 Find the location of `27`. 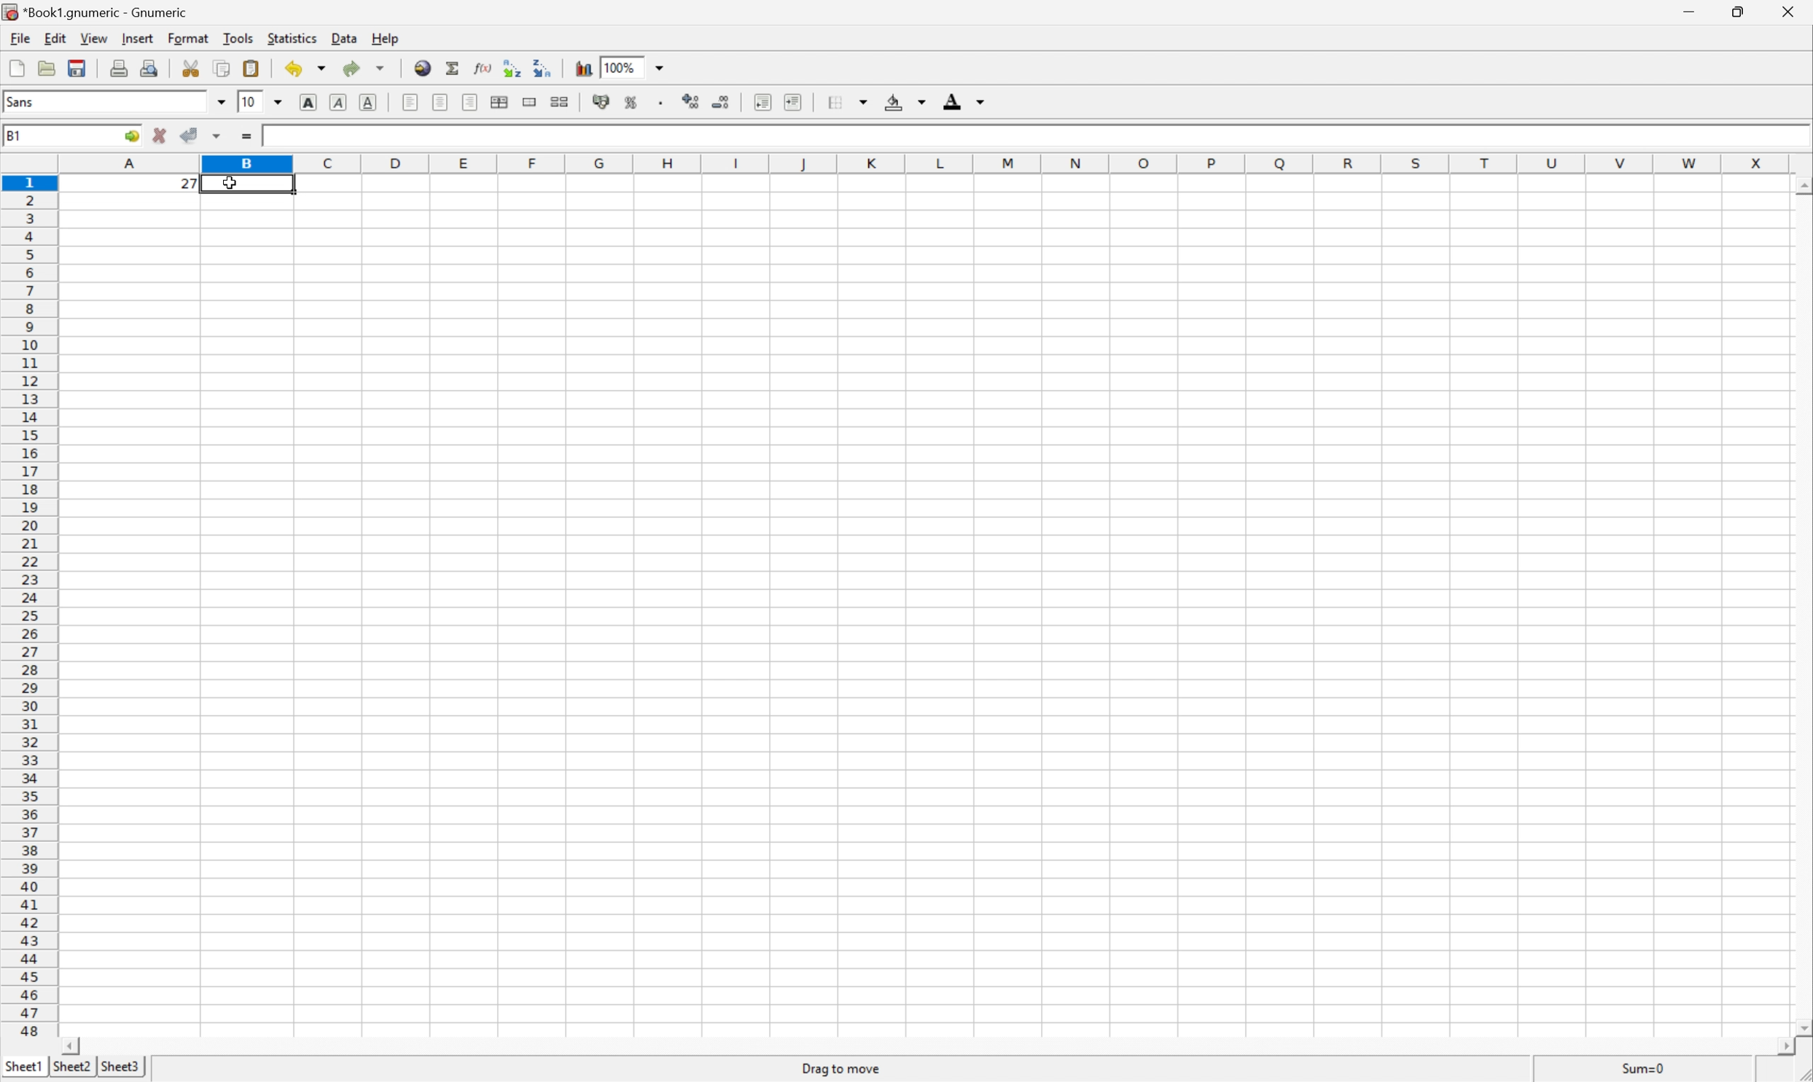

27 is located at coordinates (190, 184).